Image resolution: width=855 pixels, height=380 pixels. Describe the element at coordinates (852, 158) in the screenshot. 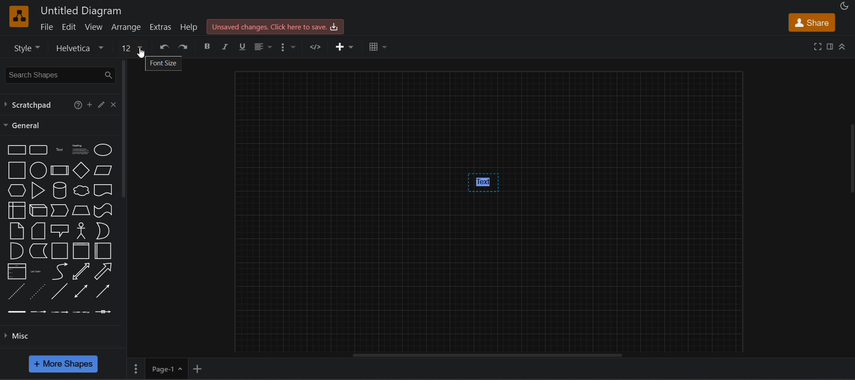

I see `Vertical slide bar` at that location.